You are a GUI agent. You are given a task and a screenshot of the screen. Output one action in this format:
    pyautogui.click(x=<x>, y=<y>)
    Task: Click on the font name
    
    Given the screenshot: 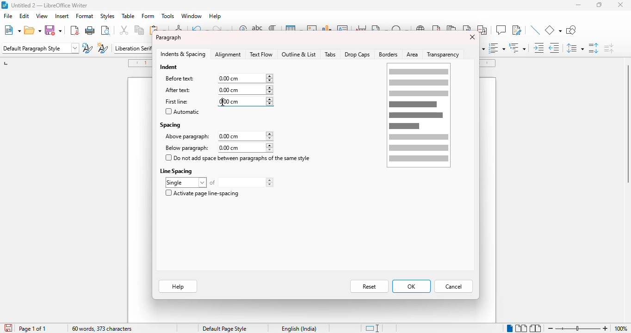 What is the action you would take?
    pyautogui.click(x=132, y=48)
    